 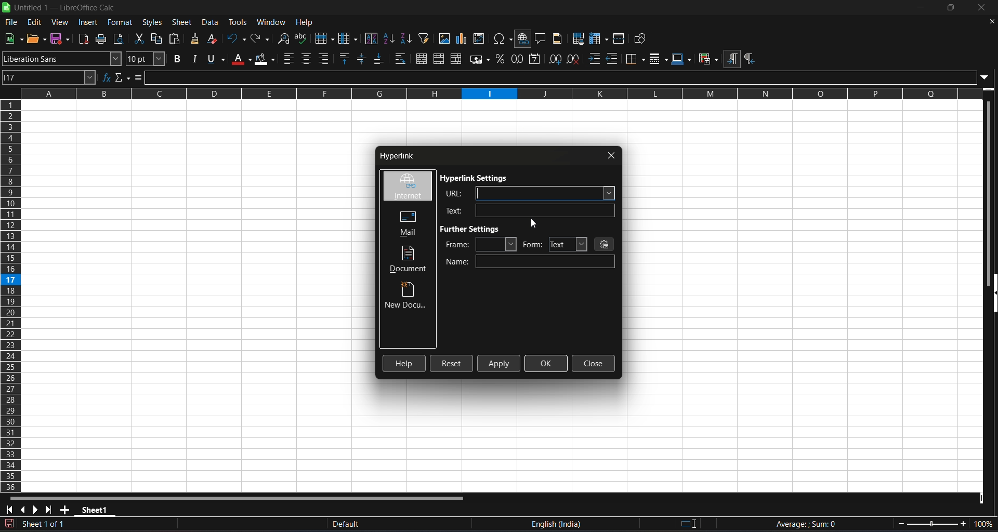 What do you see at coordinates (65, 8) in the screenshot?
I see `title` at bounding box center [65, 8].